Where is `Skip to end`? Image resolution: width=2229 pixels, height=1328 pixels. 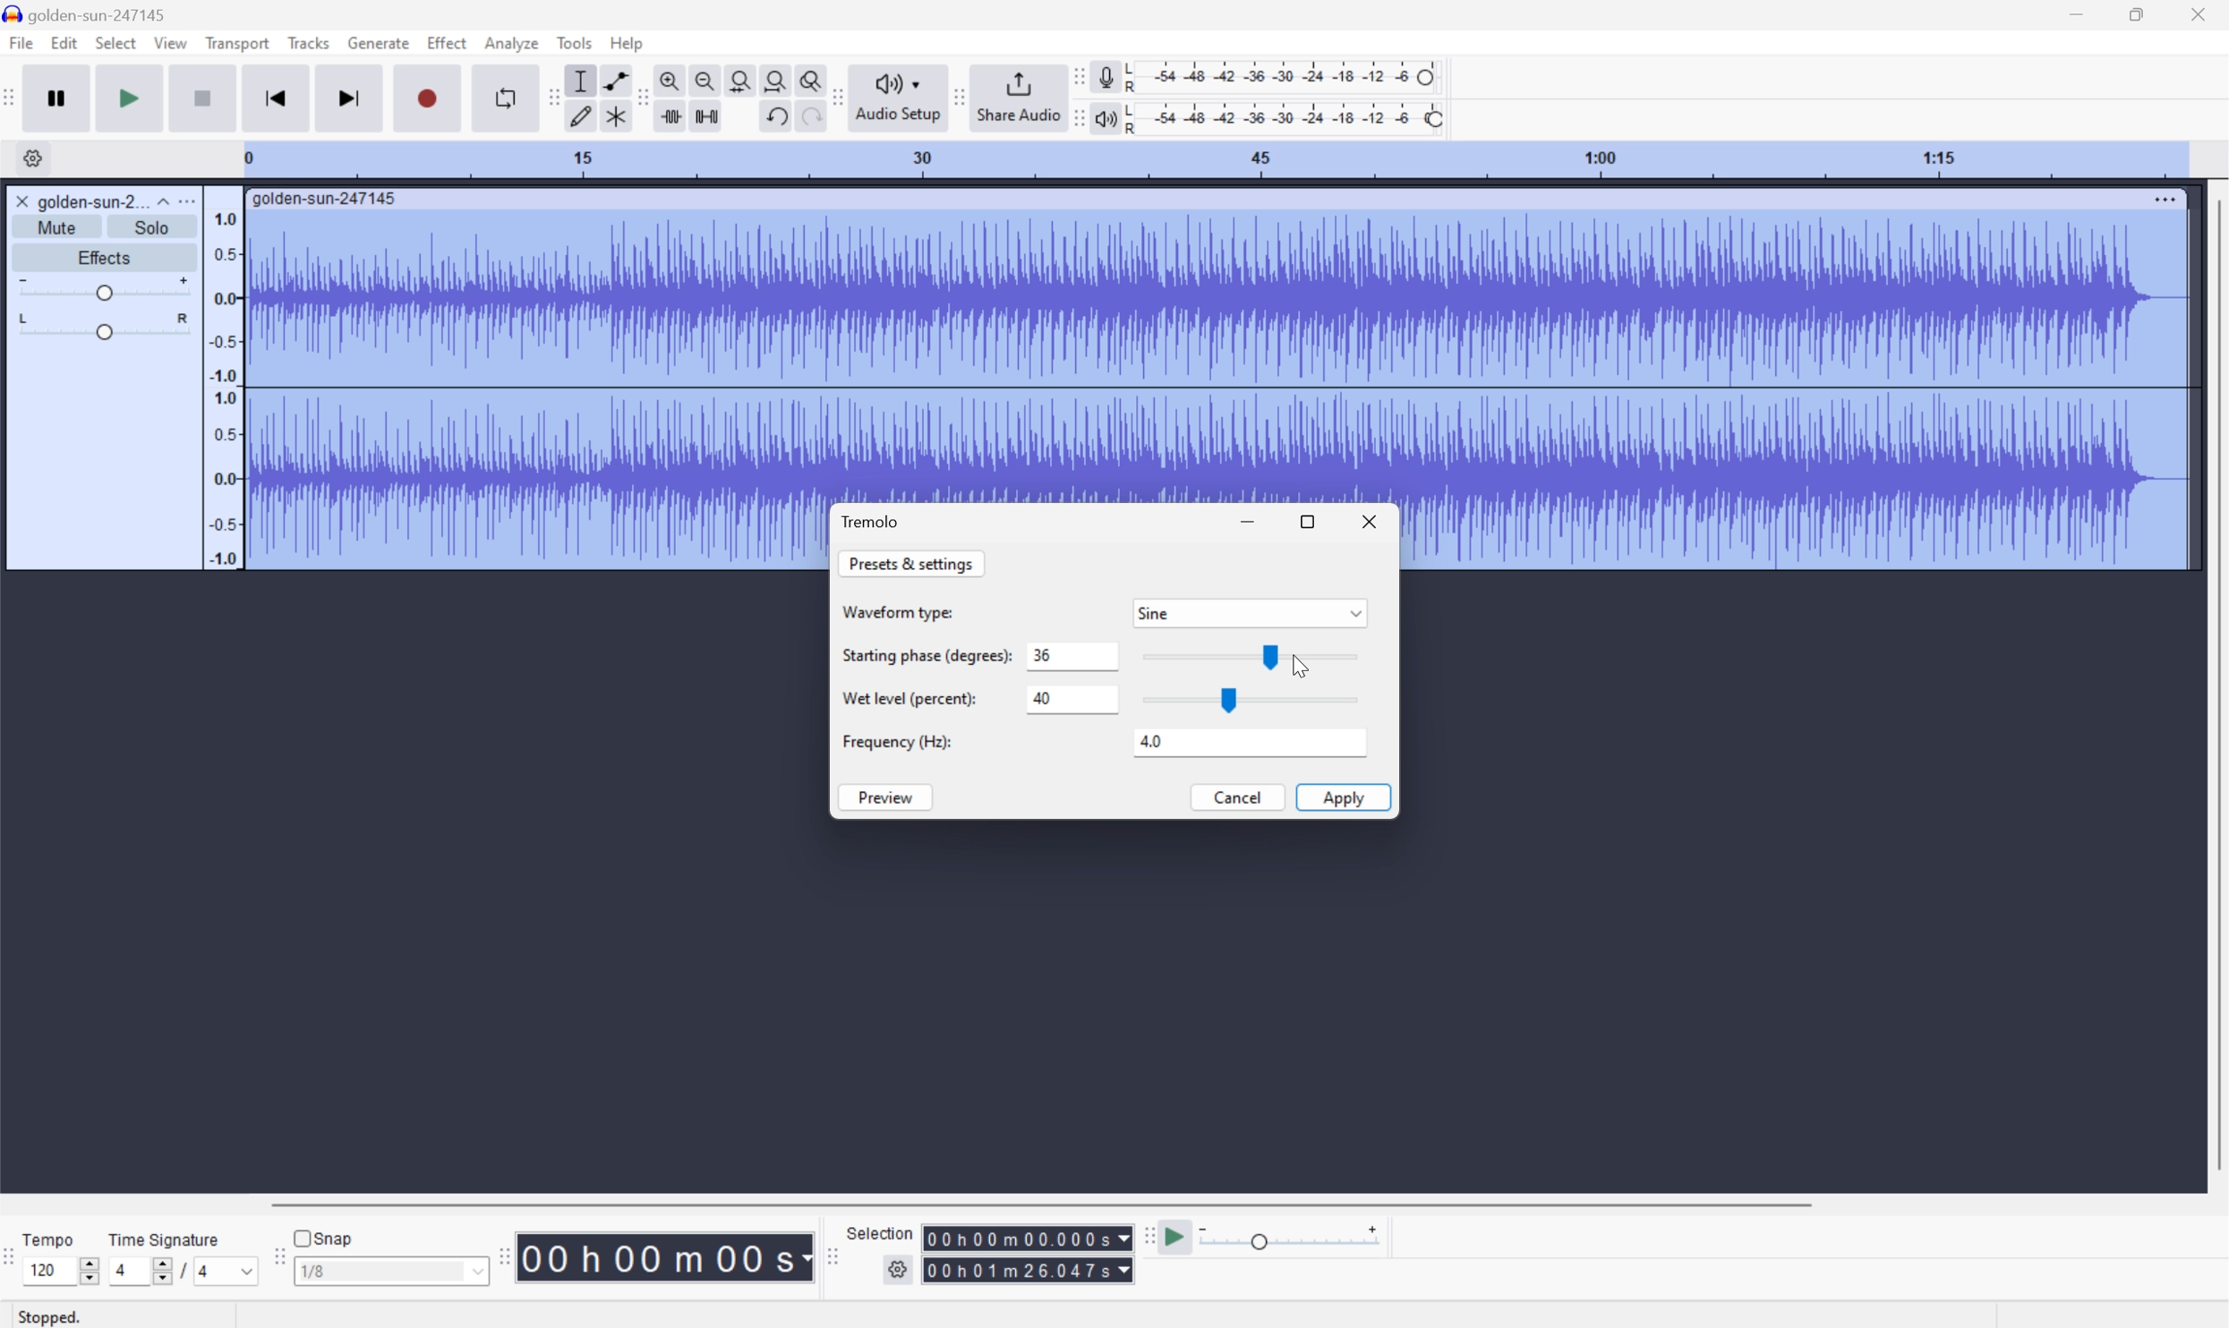 Skip to end is located at coordinates (348, 99).